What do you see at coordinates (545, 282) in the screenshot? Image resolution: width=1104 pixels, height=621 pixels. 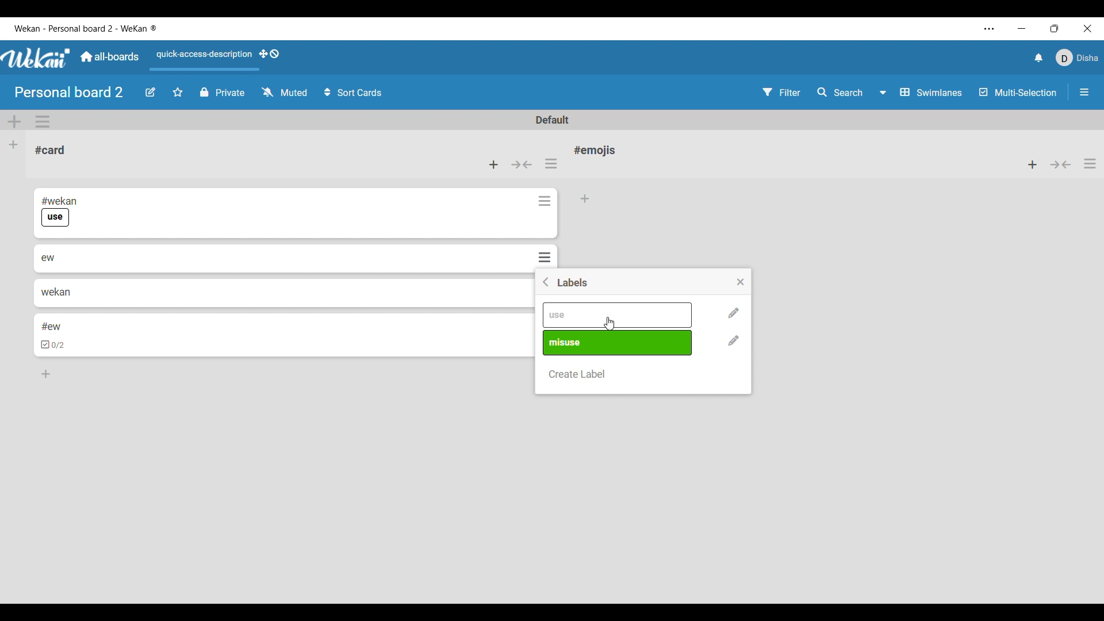 I see `Go back` at bounding box center [545, 282].